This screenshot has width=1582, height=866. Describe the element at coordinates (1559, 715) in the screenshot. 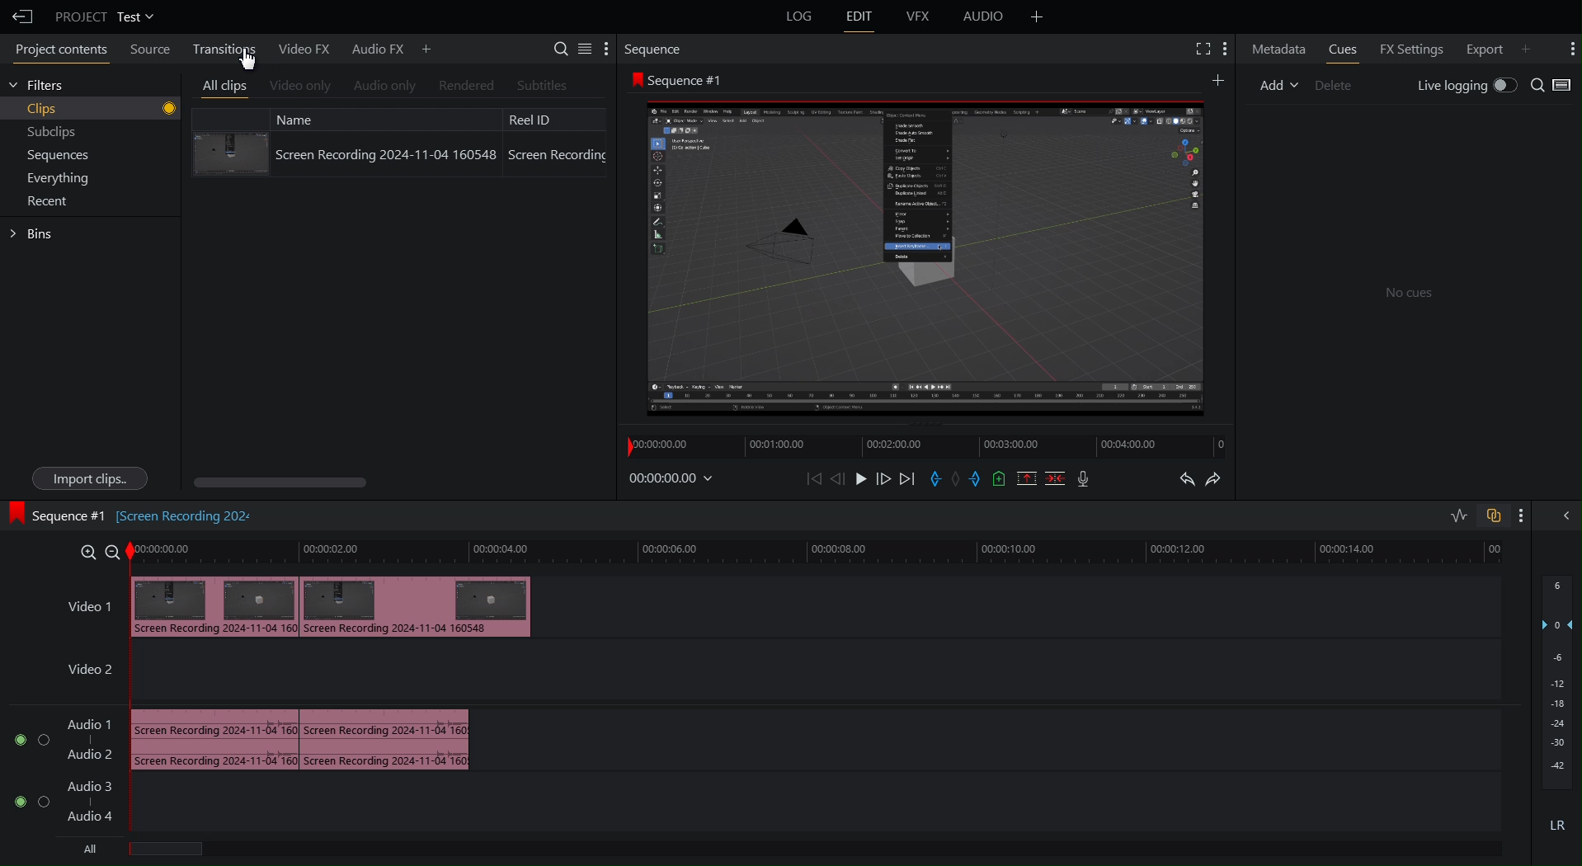

I see `Audio Levels` at that location.